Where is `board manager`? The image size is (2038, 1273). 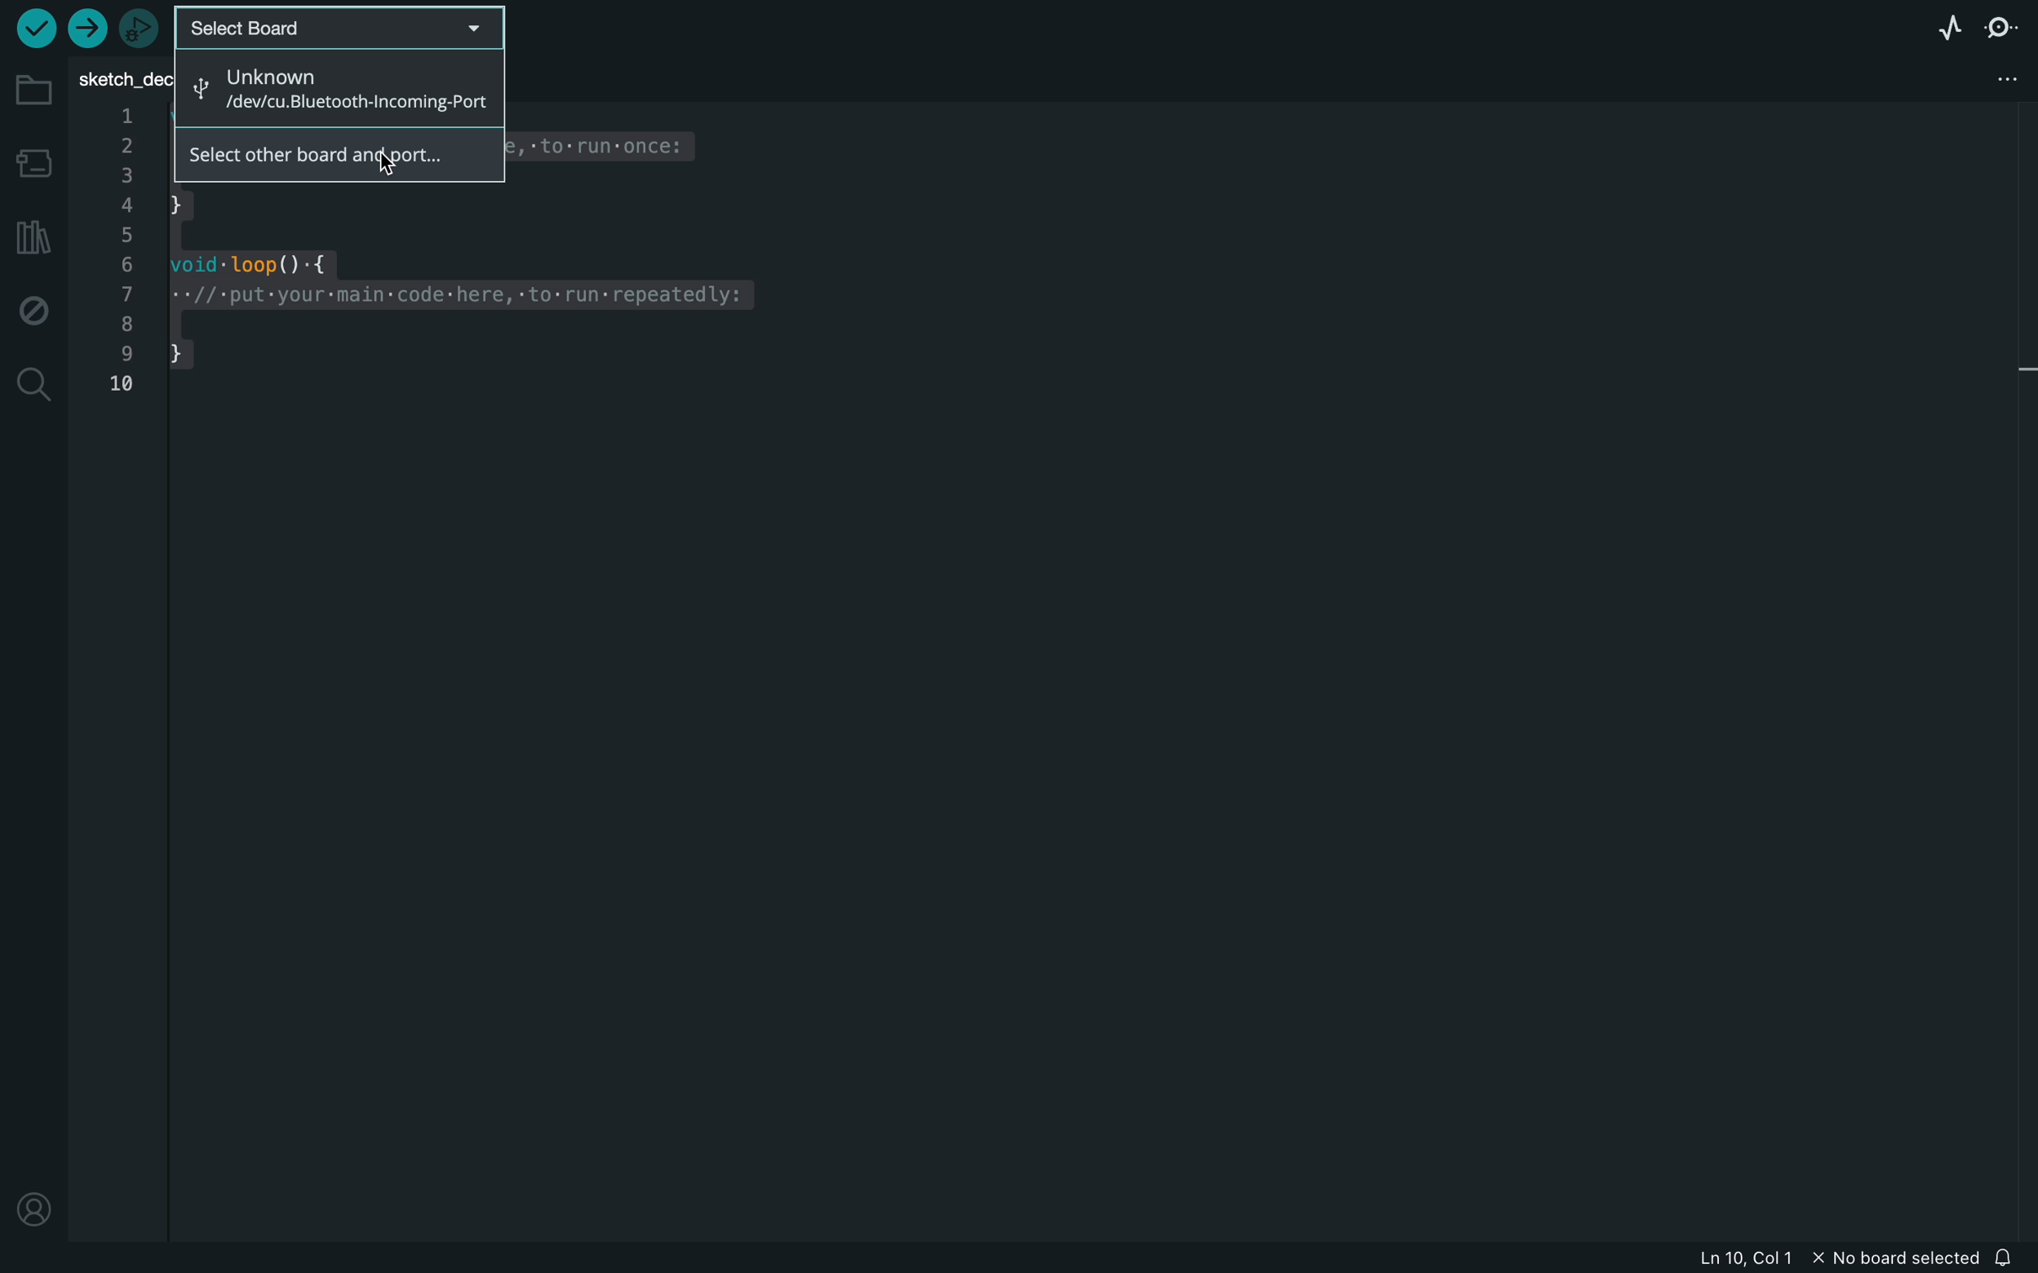
board manager is located at coordinates (32, 161).